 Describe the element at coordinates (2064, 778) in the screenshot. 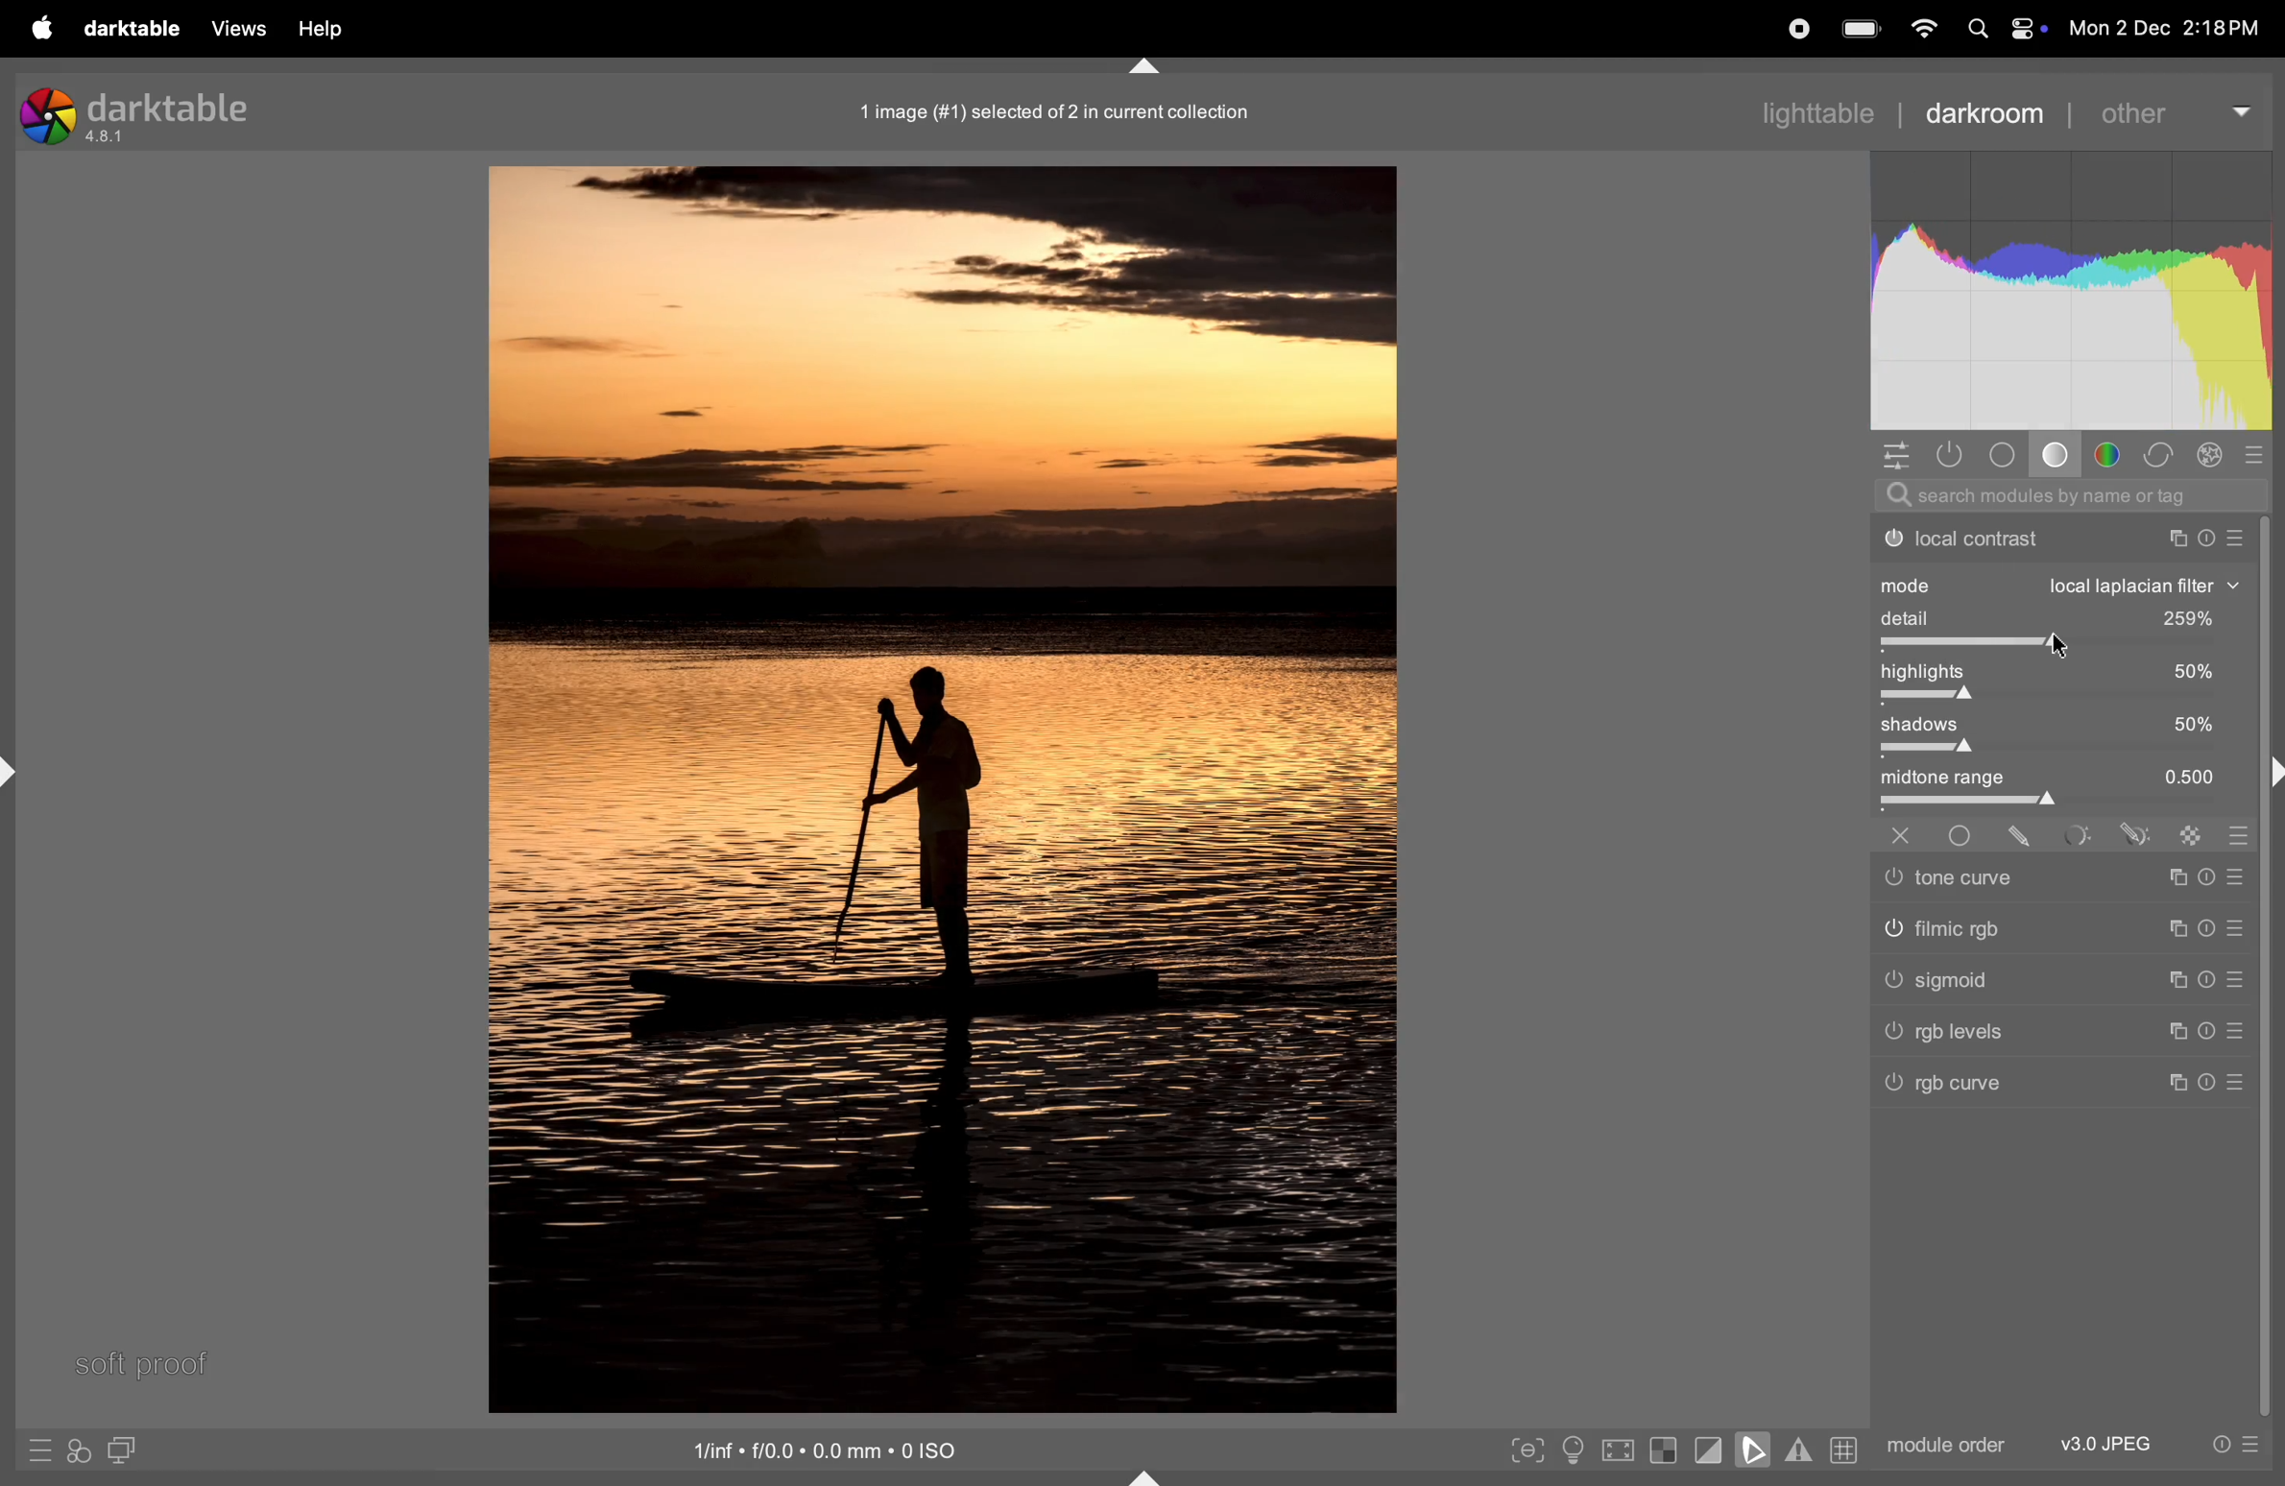

I see `midtone range` at that location.